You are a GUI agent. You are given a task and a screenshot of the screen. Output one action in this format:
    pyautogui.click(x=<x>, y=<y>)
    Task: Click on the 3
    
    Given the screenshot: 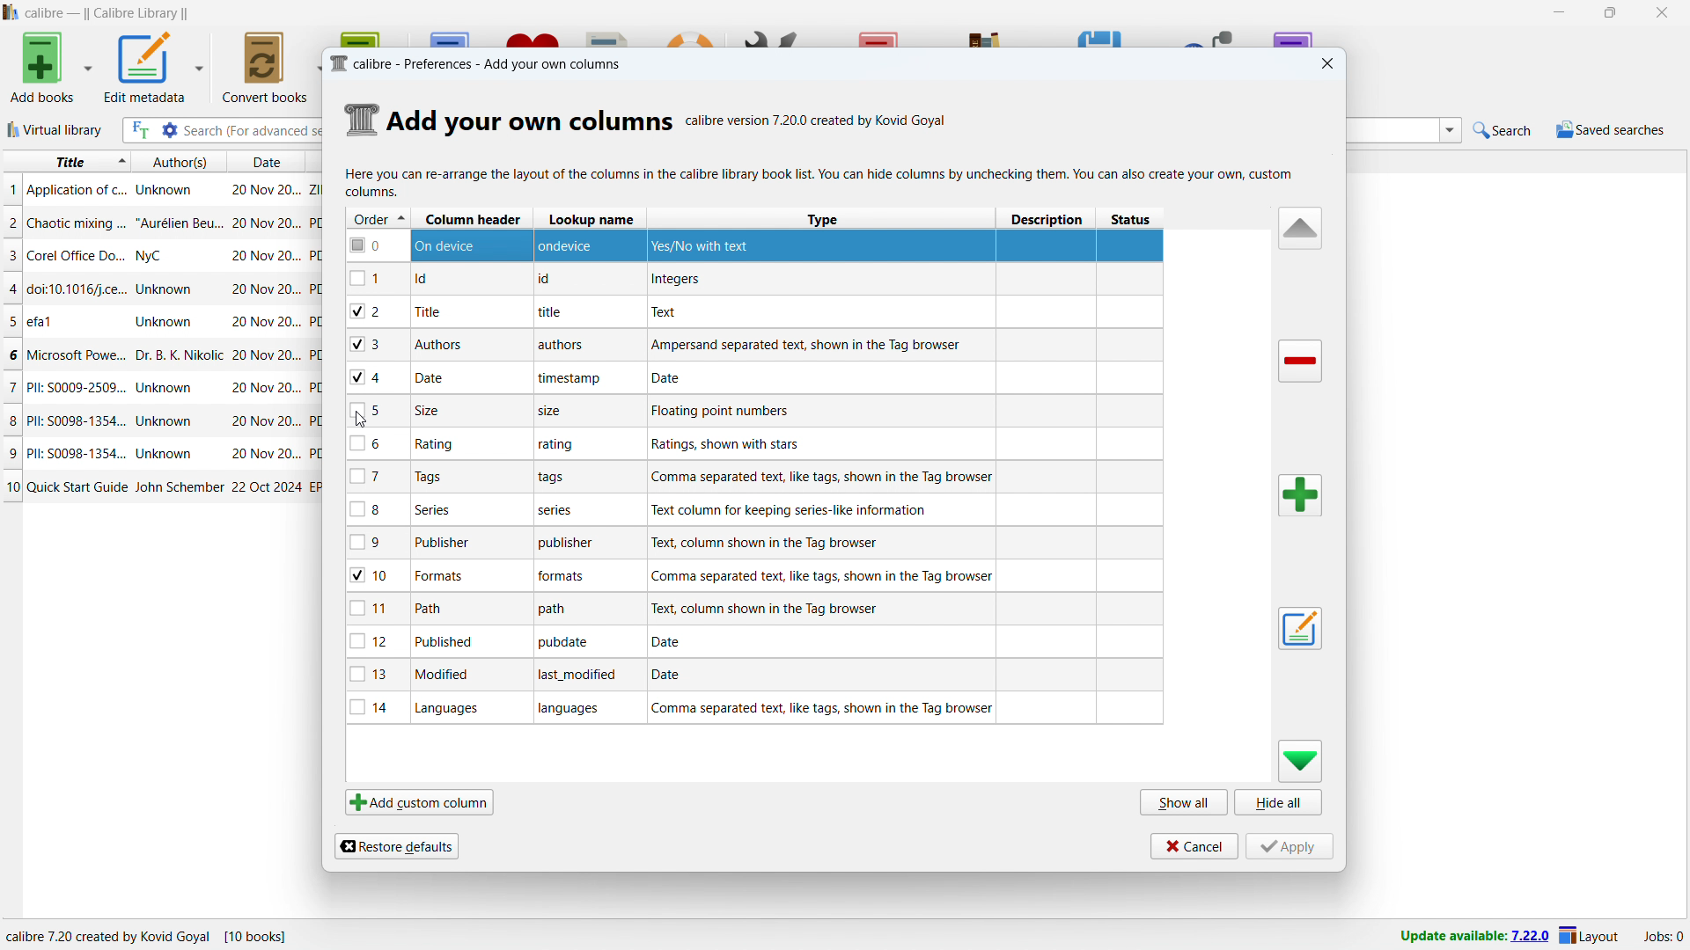 What is the action you would take?
    pyautogui.click(x=11, y=255)
    